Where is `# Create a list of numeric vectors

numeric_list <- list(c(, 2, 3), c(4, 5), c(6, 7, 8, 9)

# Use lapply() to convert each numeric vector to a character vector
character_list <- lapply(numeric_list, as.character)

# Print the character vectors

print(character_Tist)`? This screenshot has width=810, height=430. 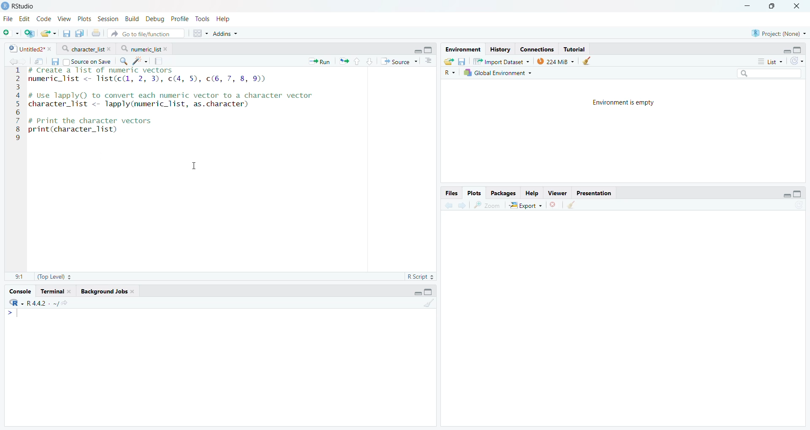 # Create a list of numeric vectors

numeric_list <- list(c(, 2, 3), c(4, 5), c(6, 7, 8, 9)

# Use lapply() to convert each numeric vector to a character vector
character_list <- lapply(numeric_list, as.character)

# Print the character vectors

print(character_Tist) is located at coordinates (173, 107).